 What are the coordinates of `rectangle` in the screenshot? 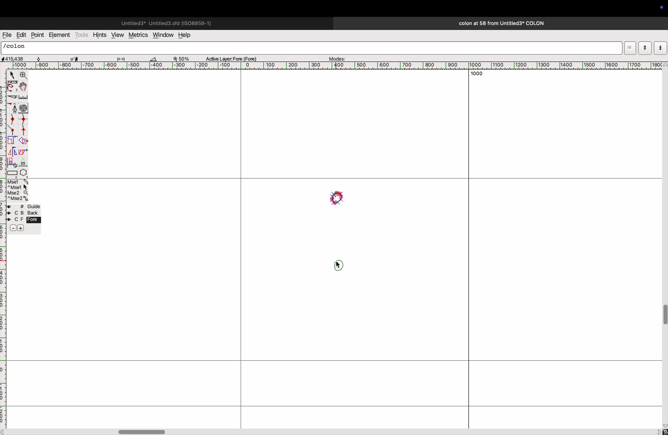 It's located at (12, 172).